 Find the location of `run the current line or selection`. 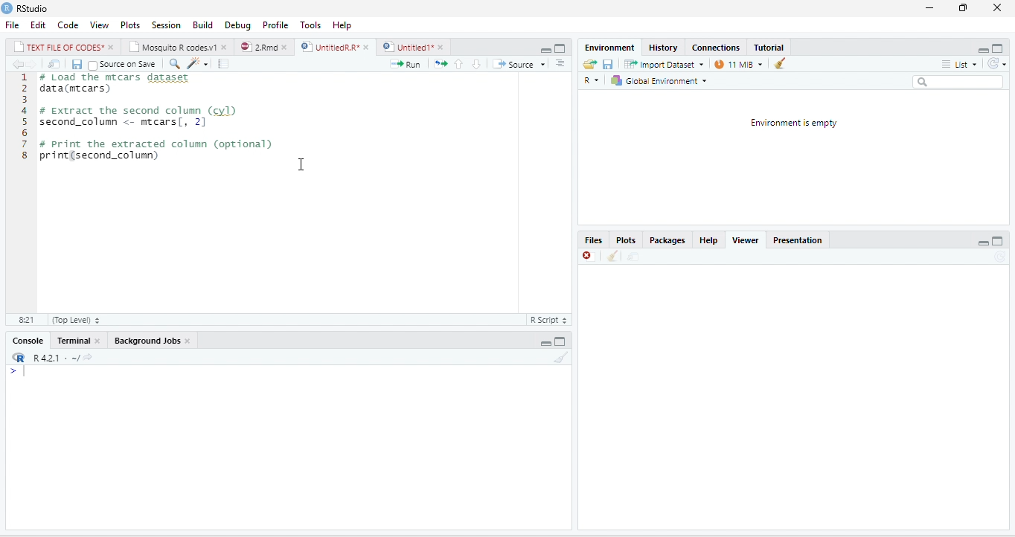

run the current line or selection is located at coordinates (405, 63).